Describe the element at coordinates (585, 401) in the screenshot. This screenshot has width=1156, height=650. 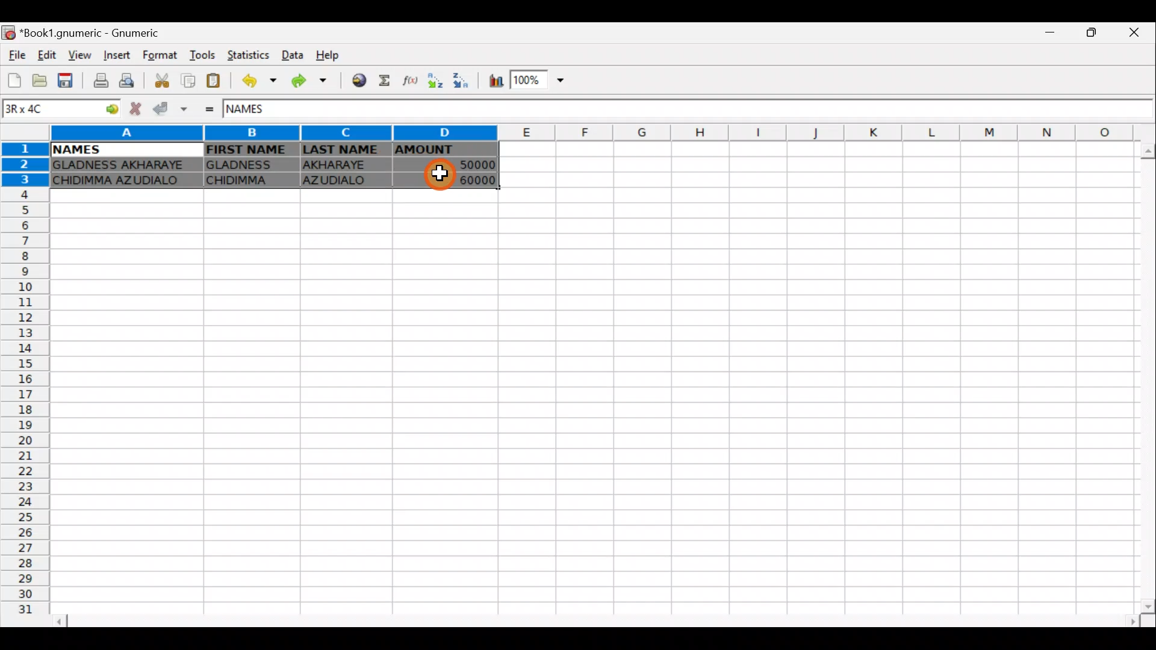
I see `Cells` at that location.